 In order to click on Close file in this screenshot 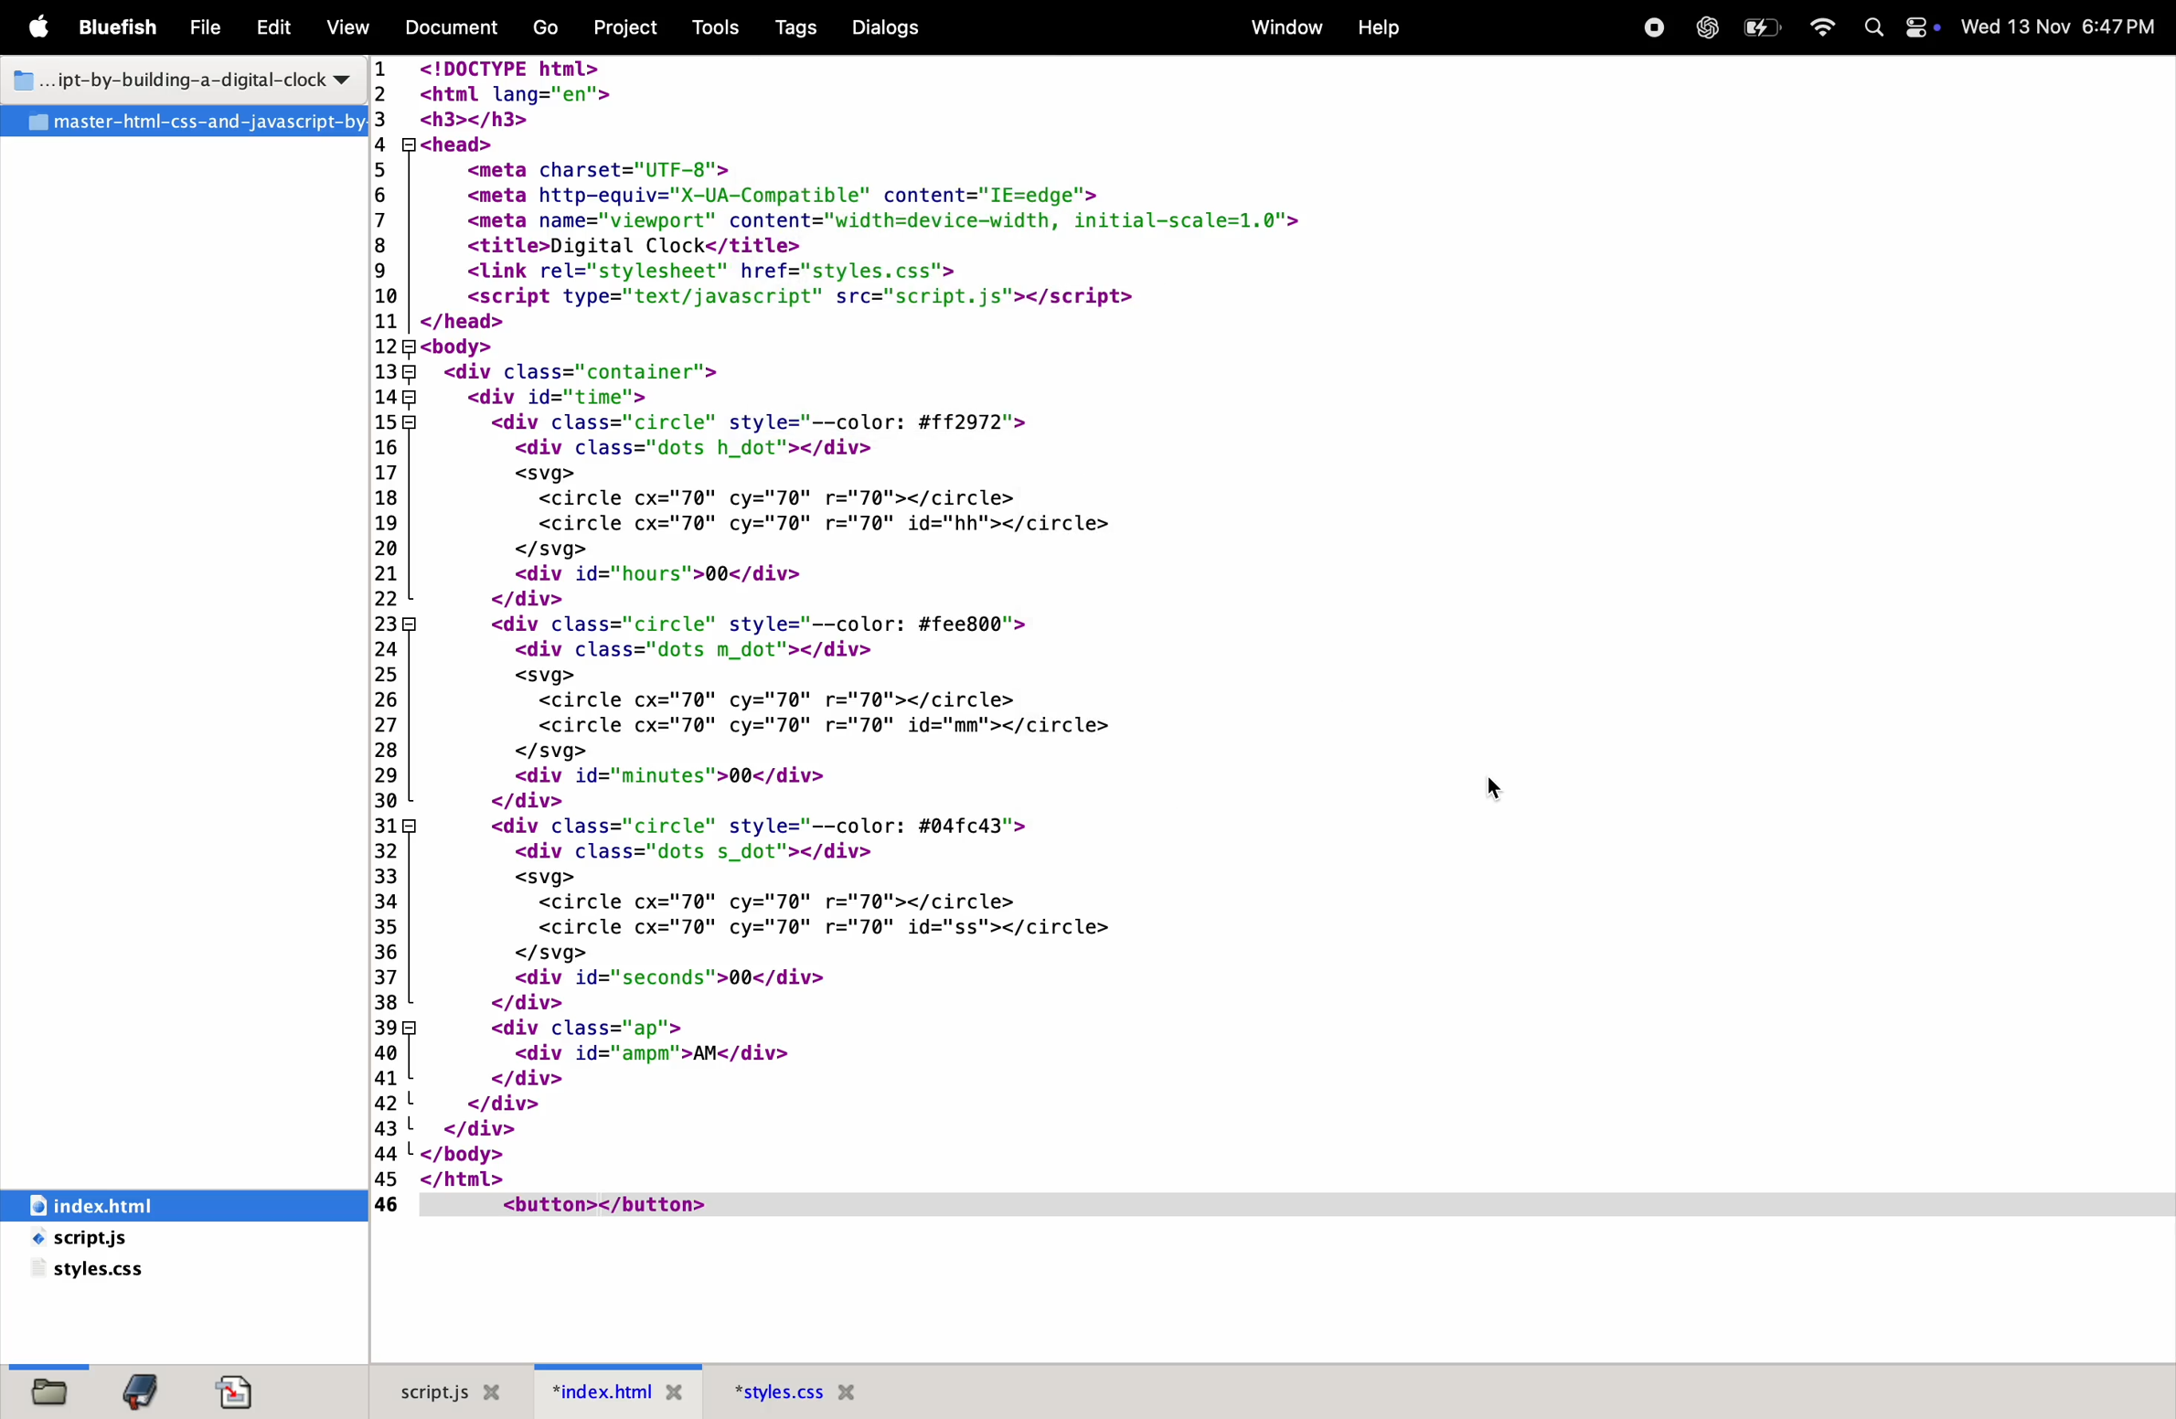, I will do `click(497, 1392)`.